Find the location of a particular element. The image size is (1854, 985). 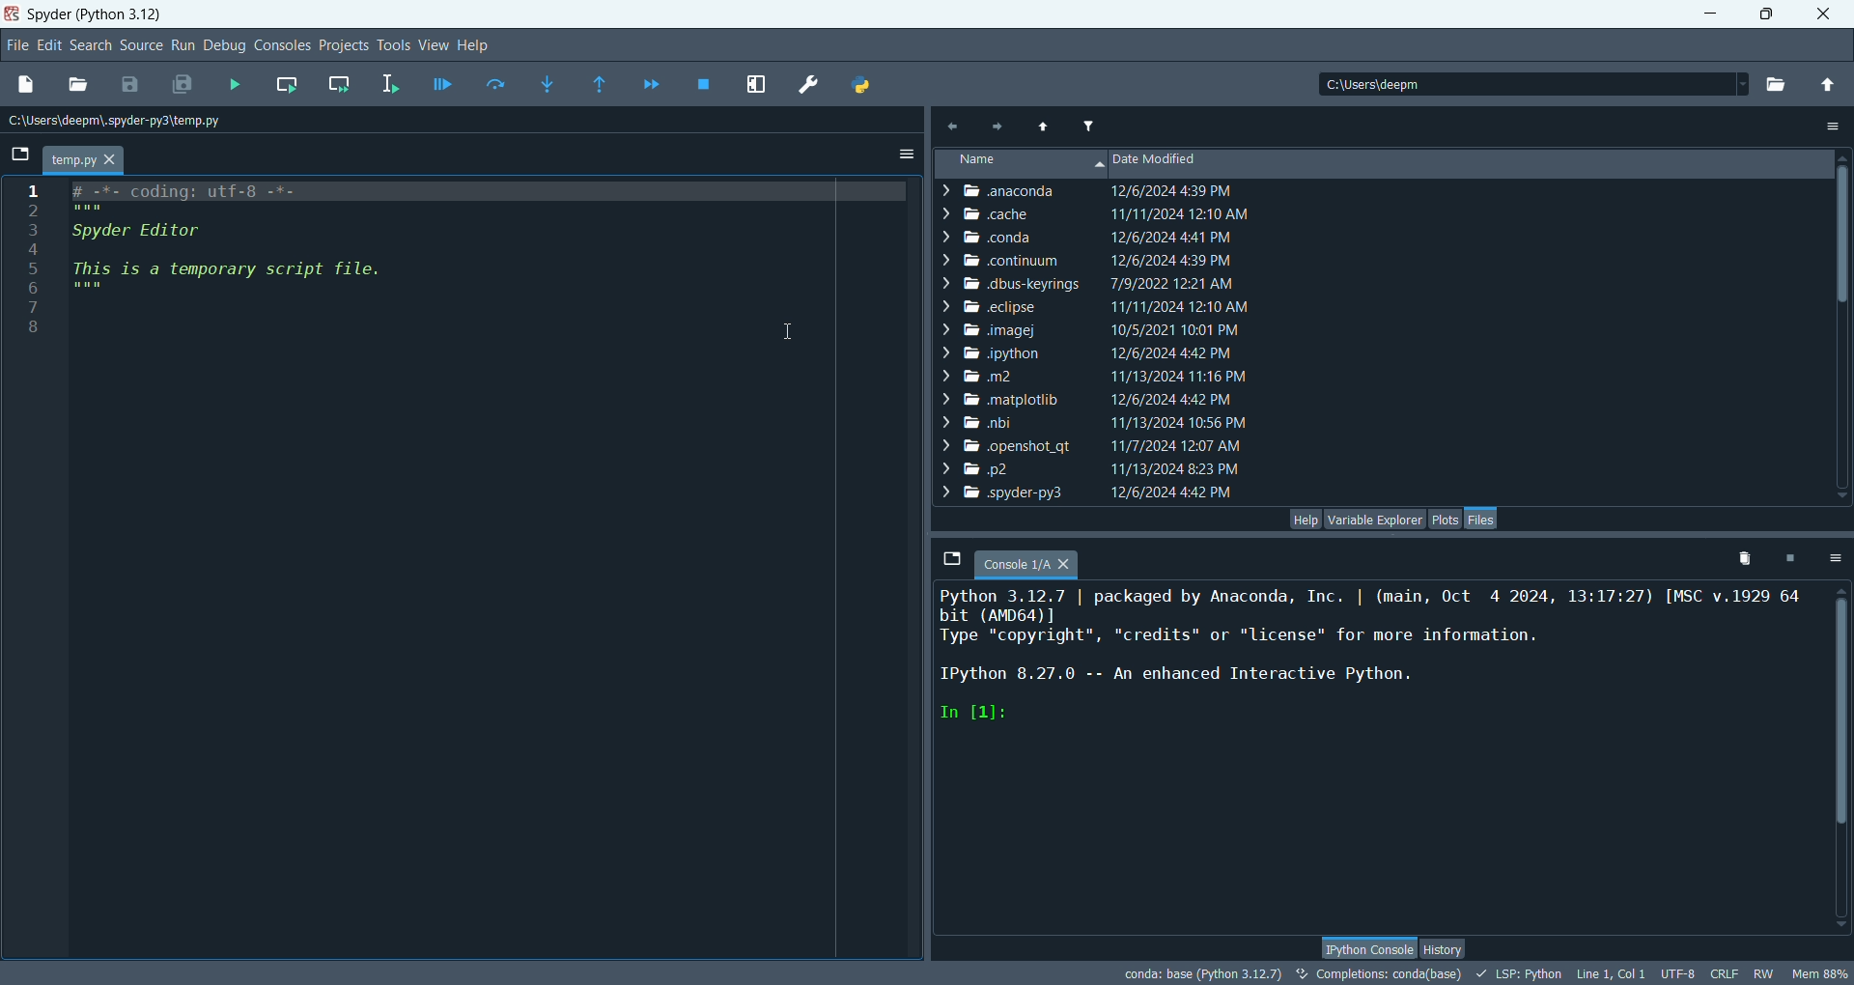

run current cell and go to next is located at coordinates (340, 84).